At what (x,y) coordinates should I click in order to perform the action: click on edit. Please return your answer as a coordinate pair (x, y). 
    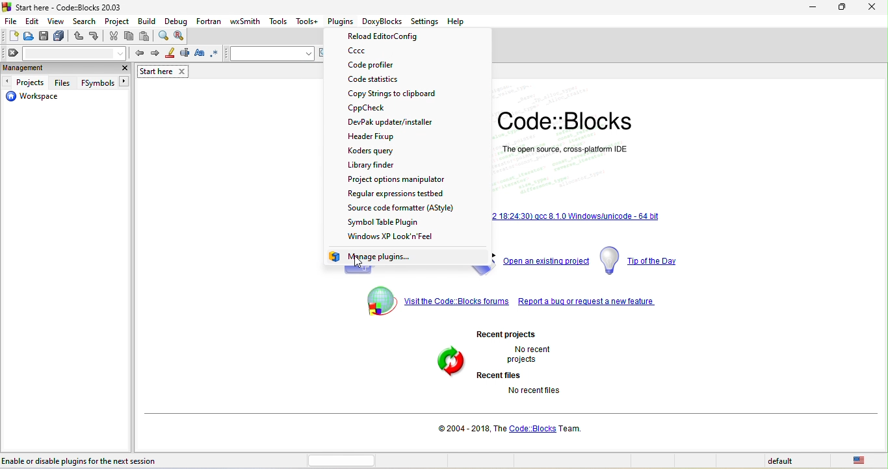
    Looking at the image, I should click on (32, 20).